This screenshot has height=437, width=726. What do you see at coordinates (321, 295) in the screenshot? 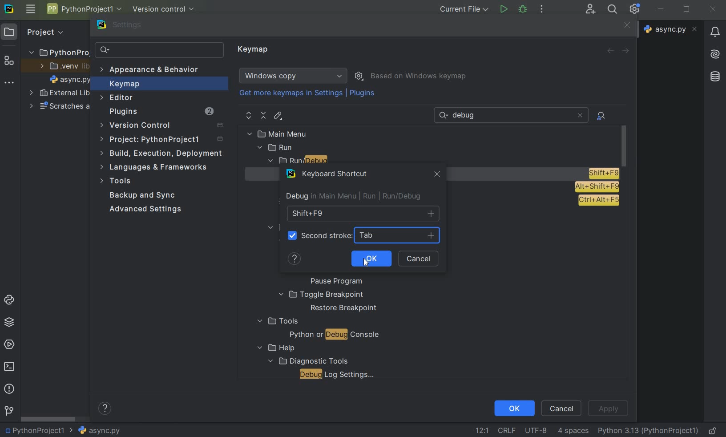
I see `toggle breakpoint` at bounding box center [321, 295].